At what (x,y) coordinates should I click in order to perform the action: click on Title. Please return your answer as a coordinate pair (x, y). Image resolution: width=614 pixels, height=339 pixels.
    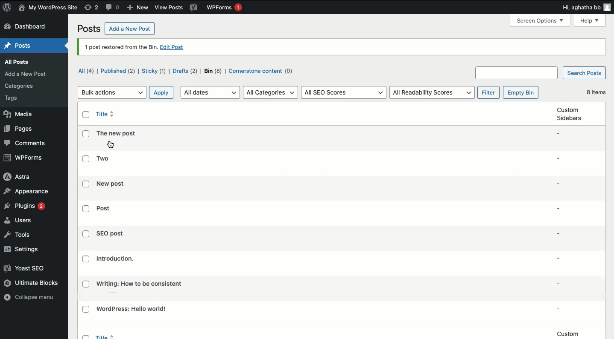
    Looking at the image, I should click on (111, 183).